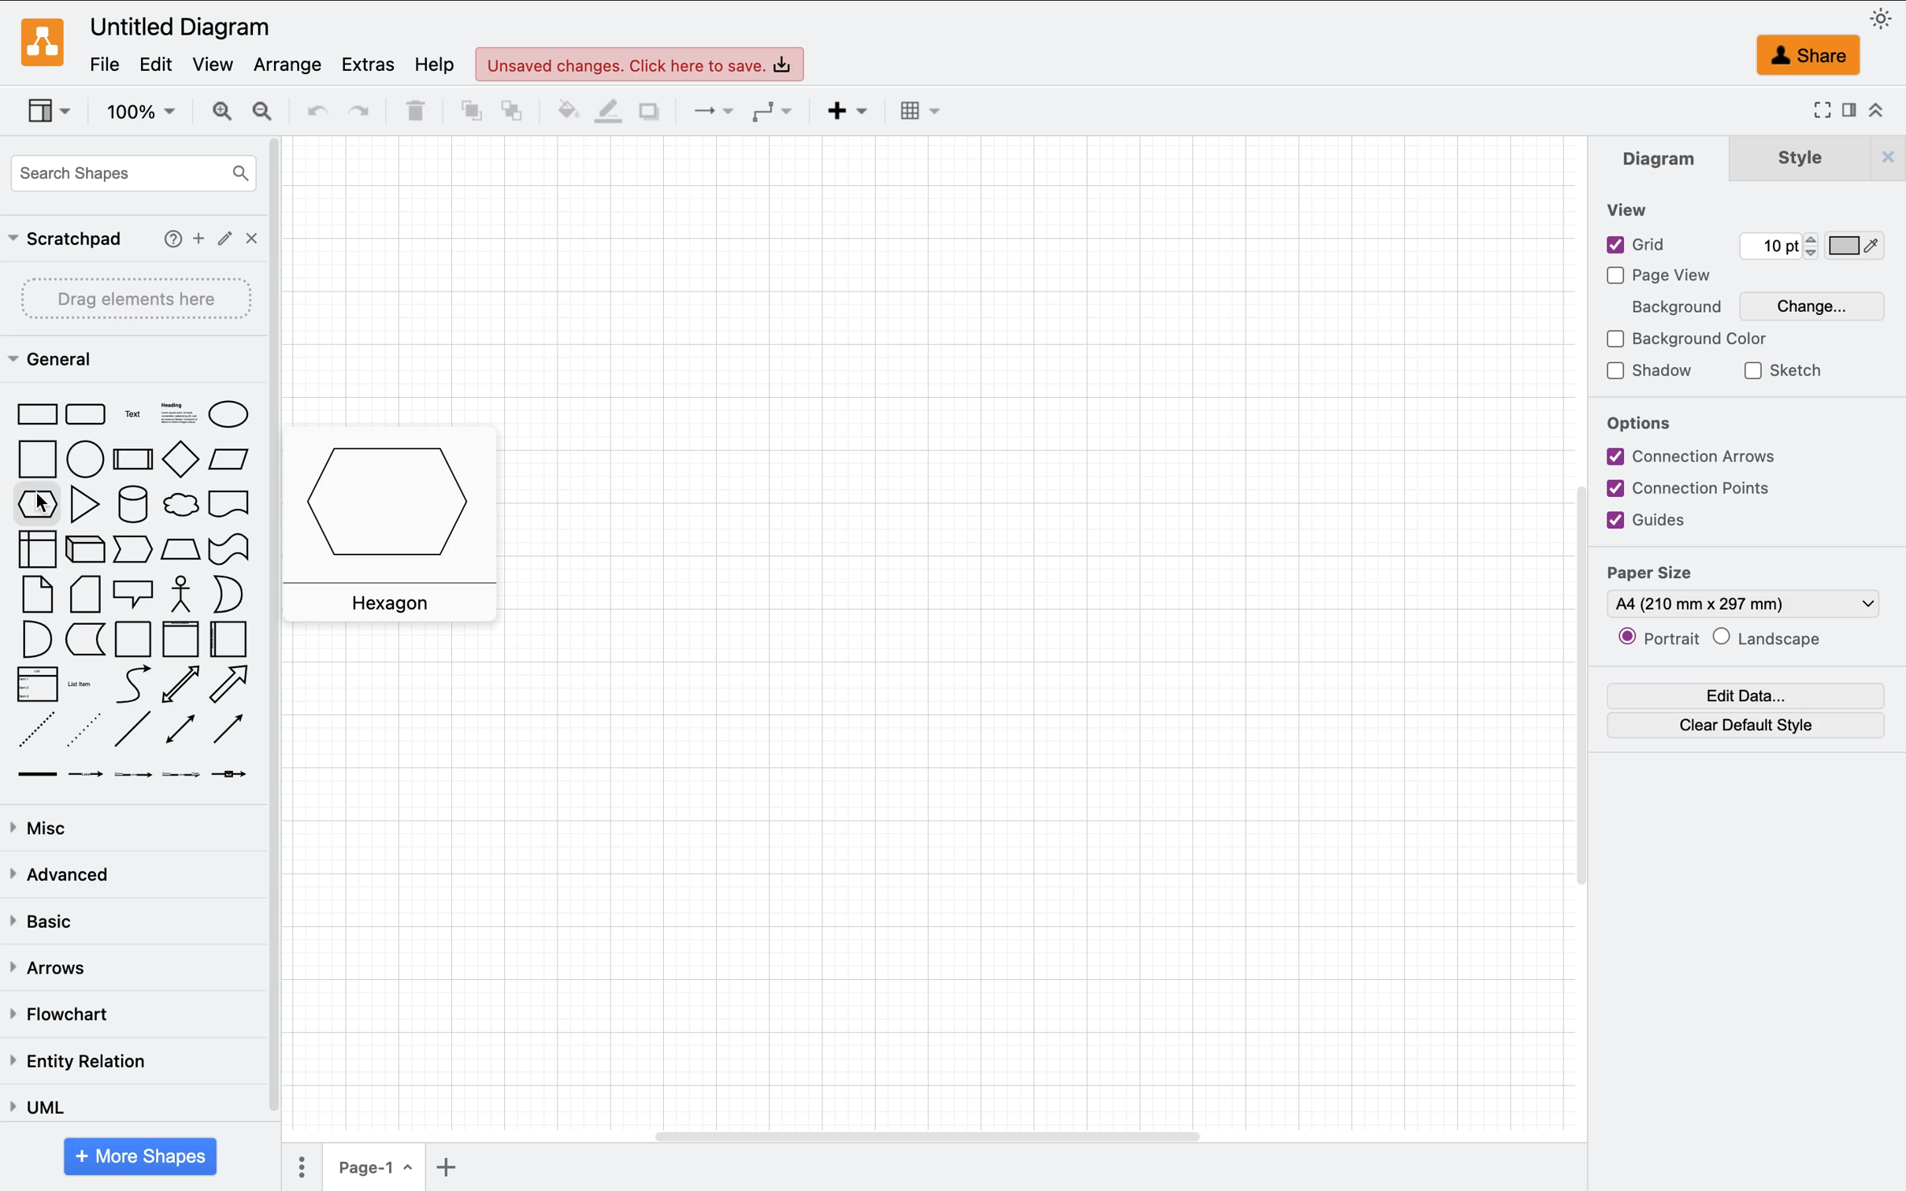  Describe the element at coordinates (46, 966) in the screenshot. I see `arrows` at that location.